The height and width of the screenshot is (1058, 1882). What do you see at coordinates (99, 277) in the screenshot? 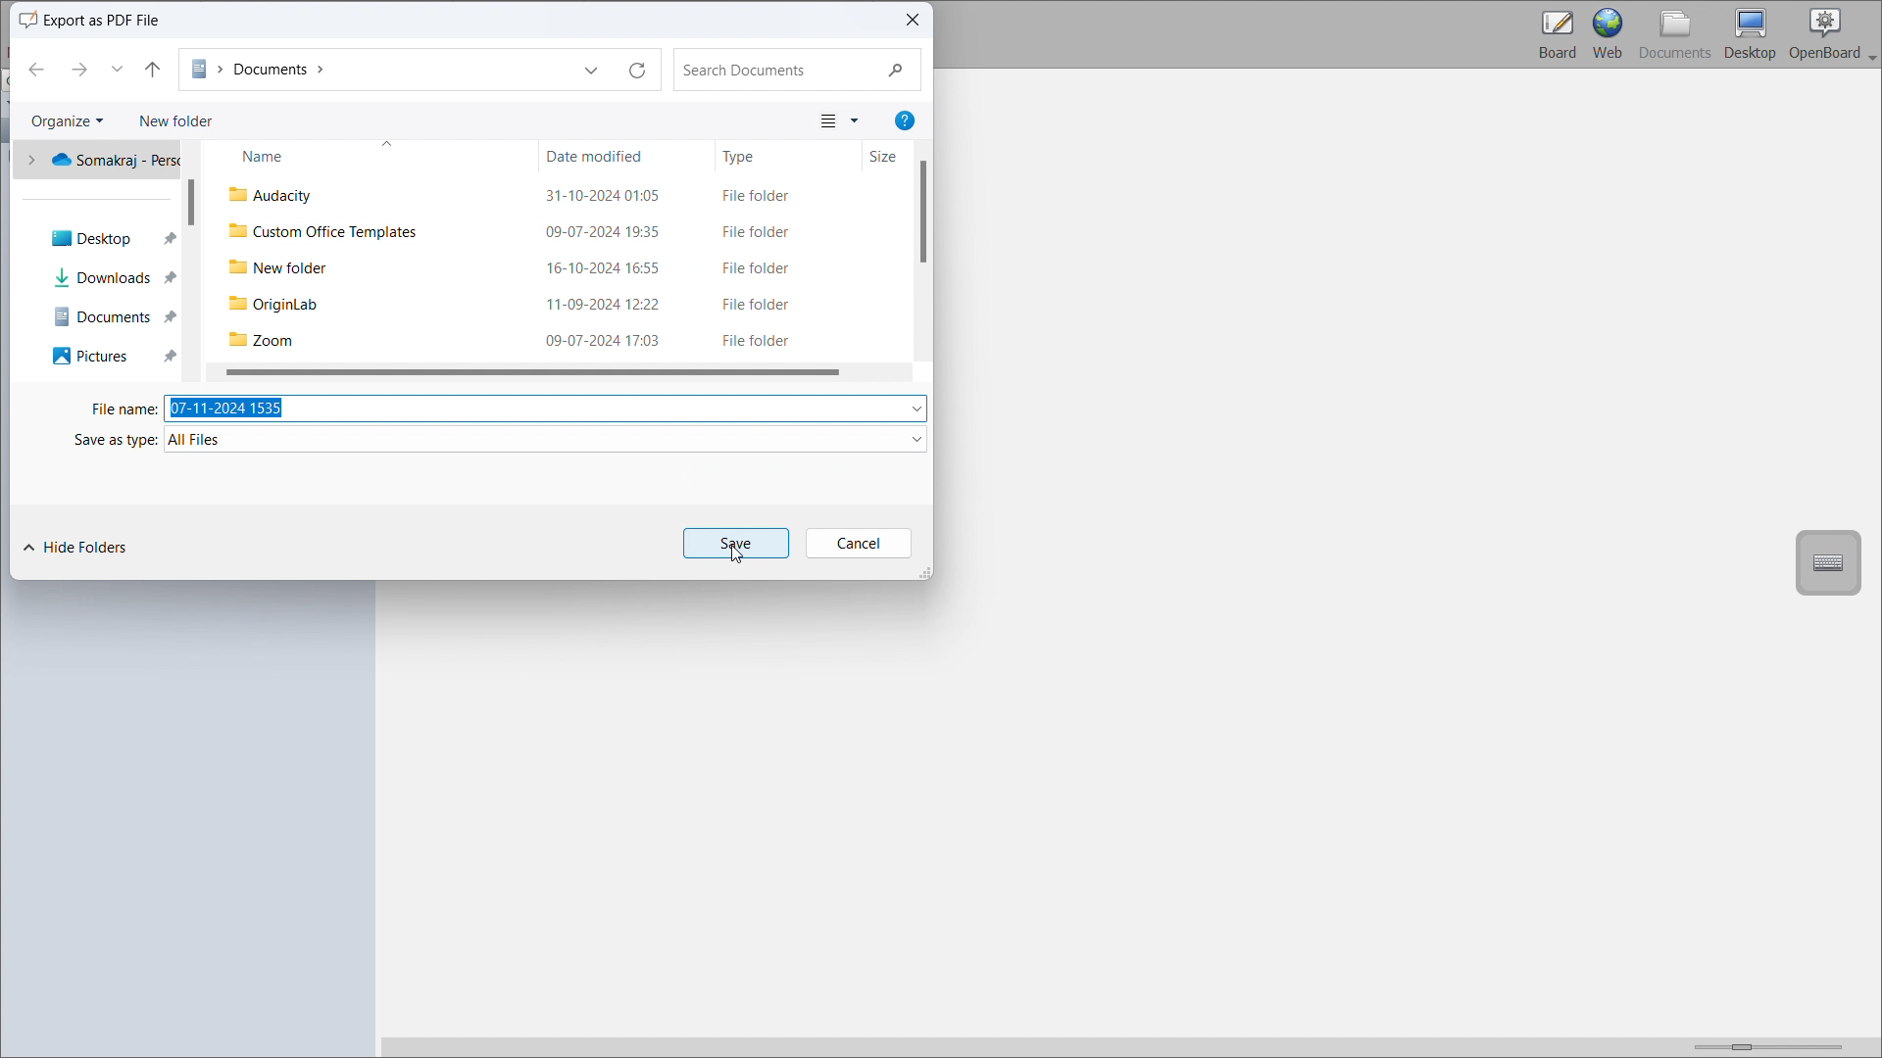
I see `Downloads` at bounding box center [99, 277].